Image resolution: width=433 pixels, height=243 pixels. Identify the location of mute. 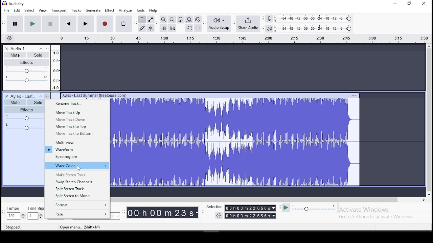
(15, 102).